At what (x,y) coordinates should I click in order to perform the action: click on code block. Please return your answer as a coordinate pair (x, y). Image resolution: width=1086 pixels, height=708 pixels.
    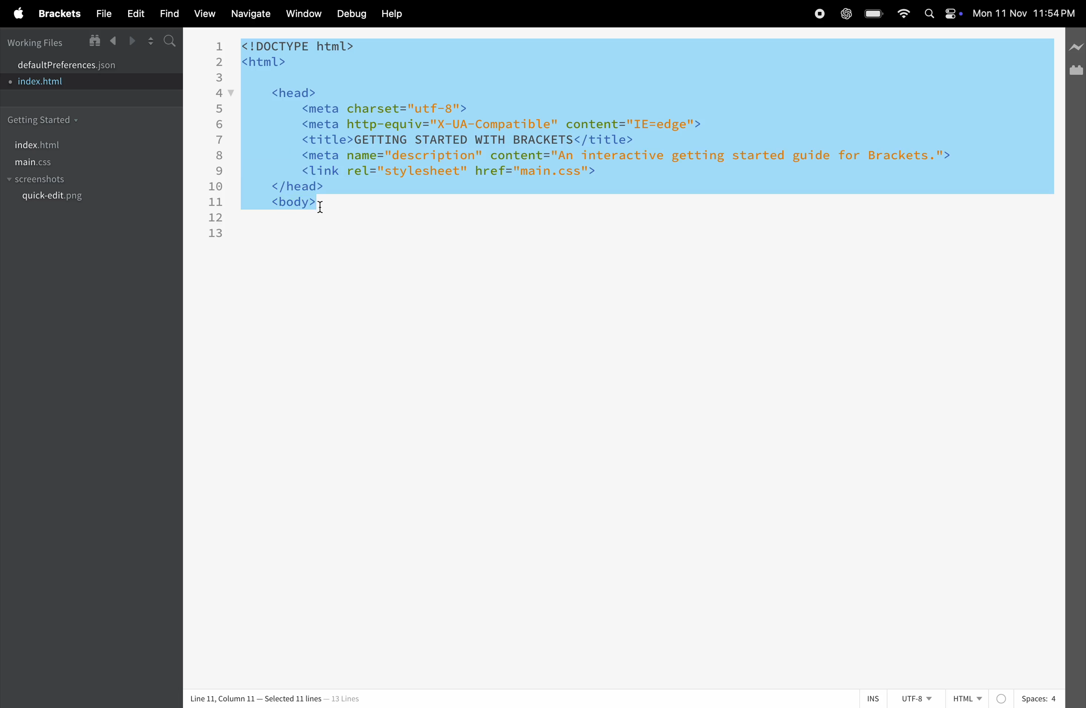
    Looking at the image, I should click on (623, 138).